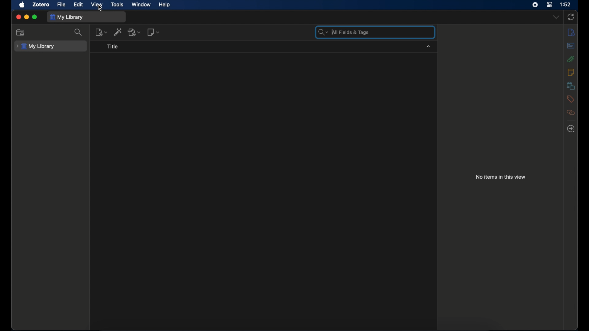 The height and width of the screenshot is (331, 589). What do you see at coordinates (79, 5) in the screenshot?
I see `edit` at bounding box center [79, 5].